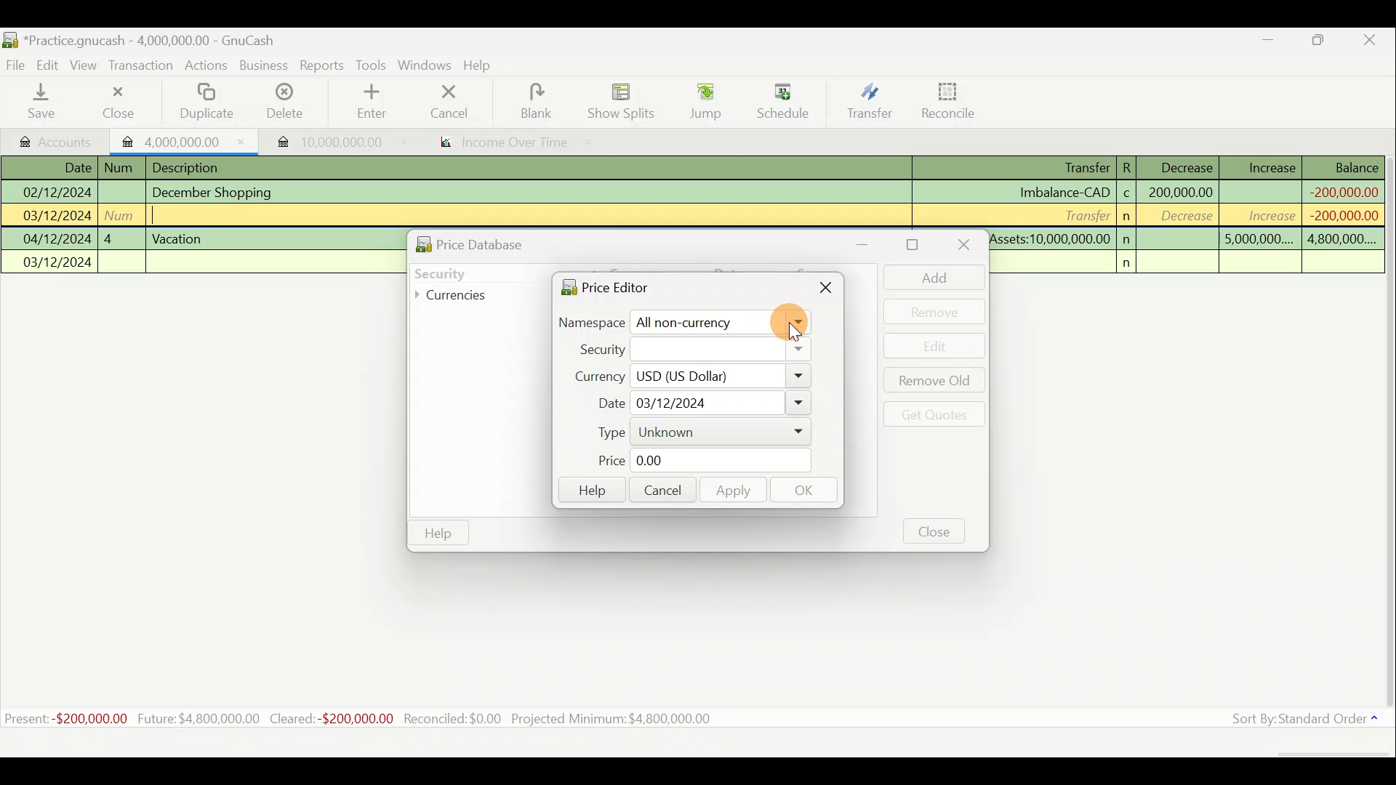  I want to click on Sort by, so click(1298, 720).